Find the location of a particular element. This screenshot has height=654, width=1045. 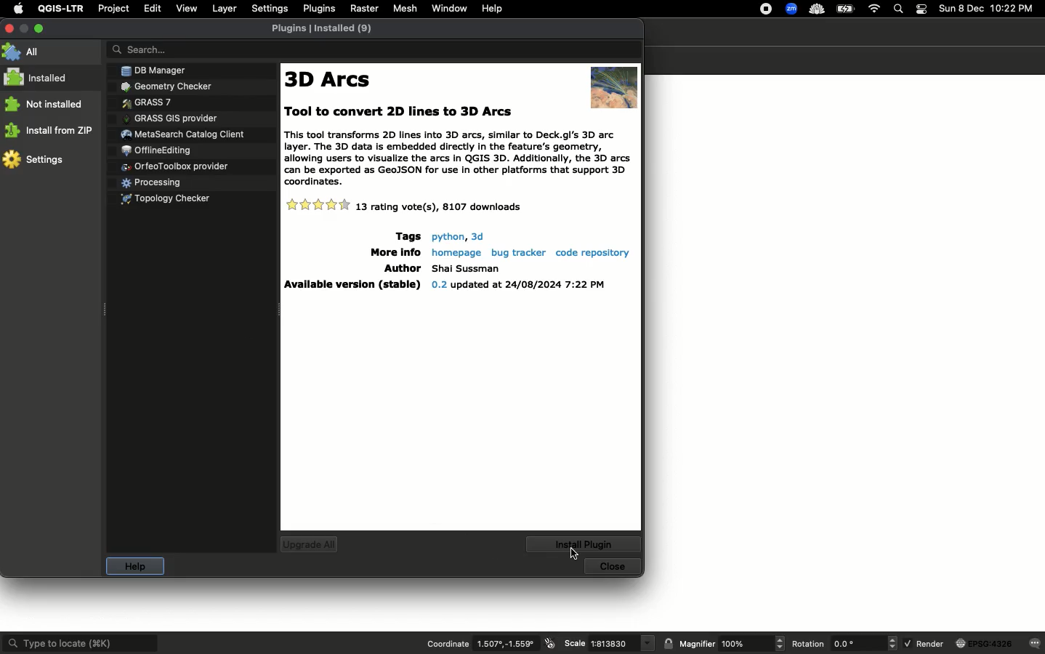

Charge is located at coordinates (846, 9).